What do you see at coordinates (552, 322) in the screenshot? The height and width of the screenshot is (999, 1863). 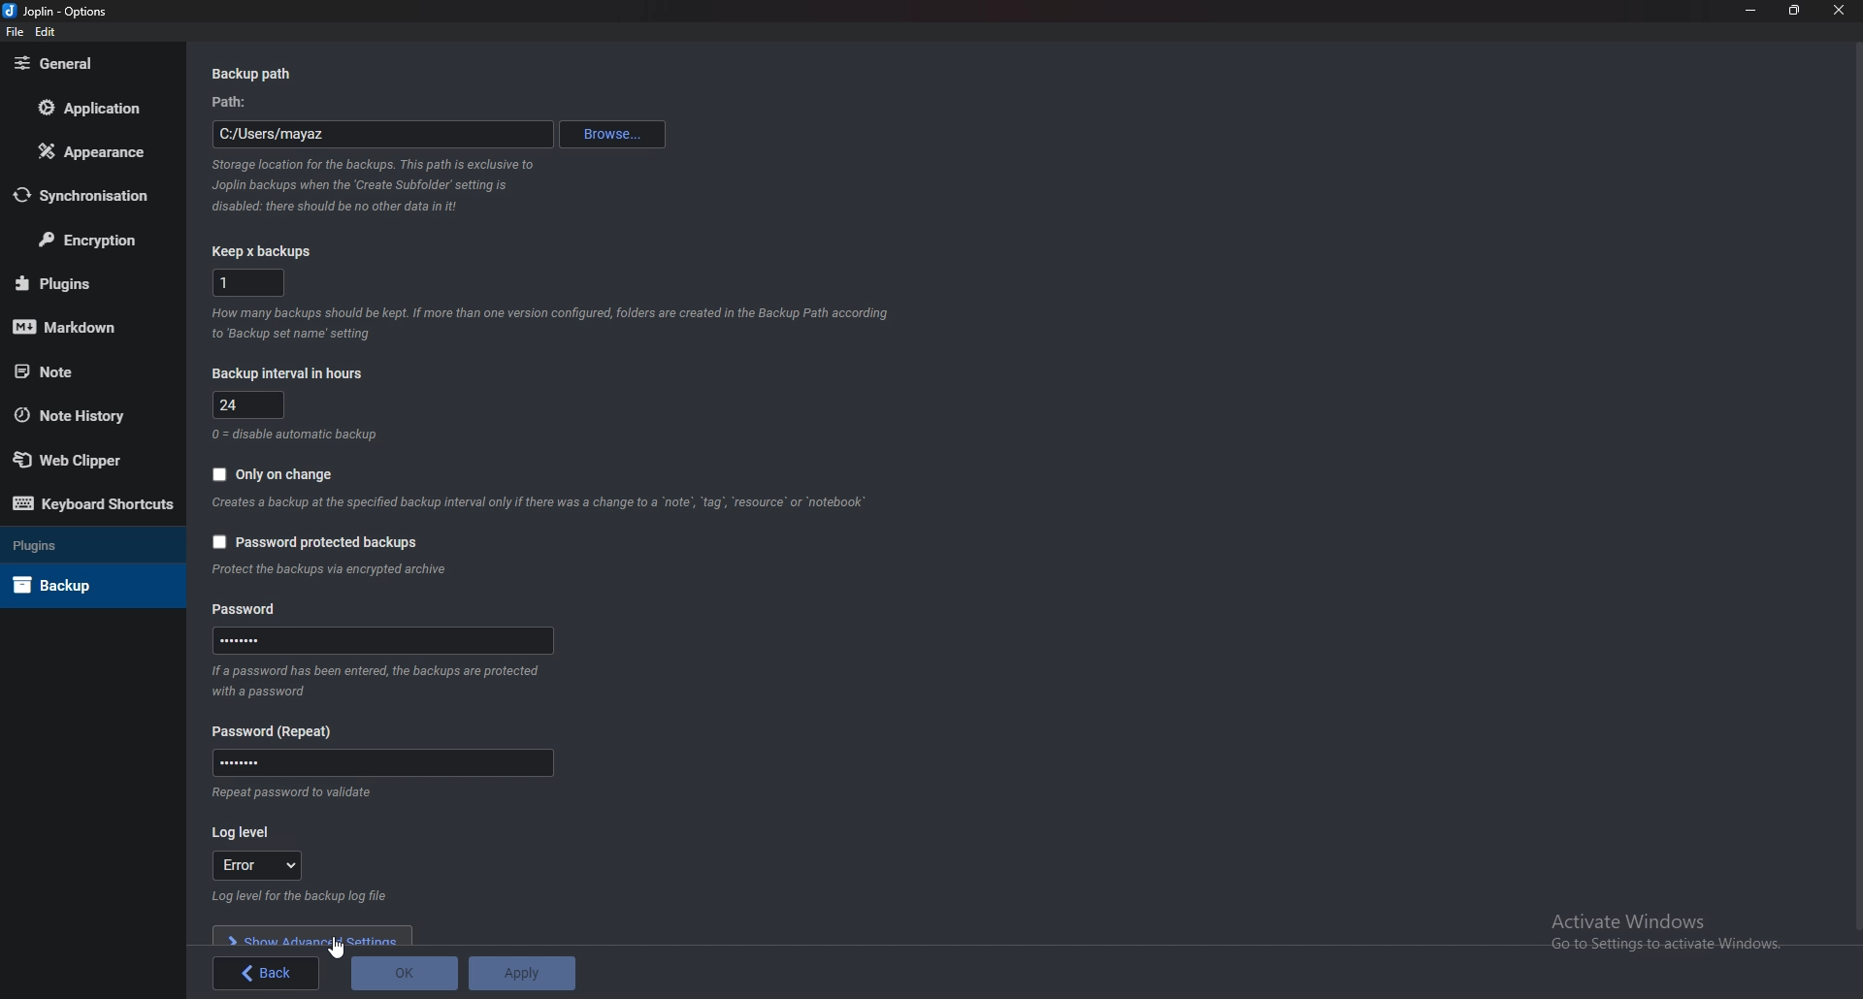 I see `info` at bounding box center [552, 322].